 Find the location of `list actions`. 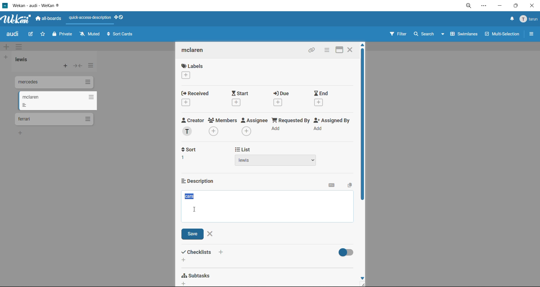

list actions is located at coordinates (90, 67).